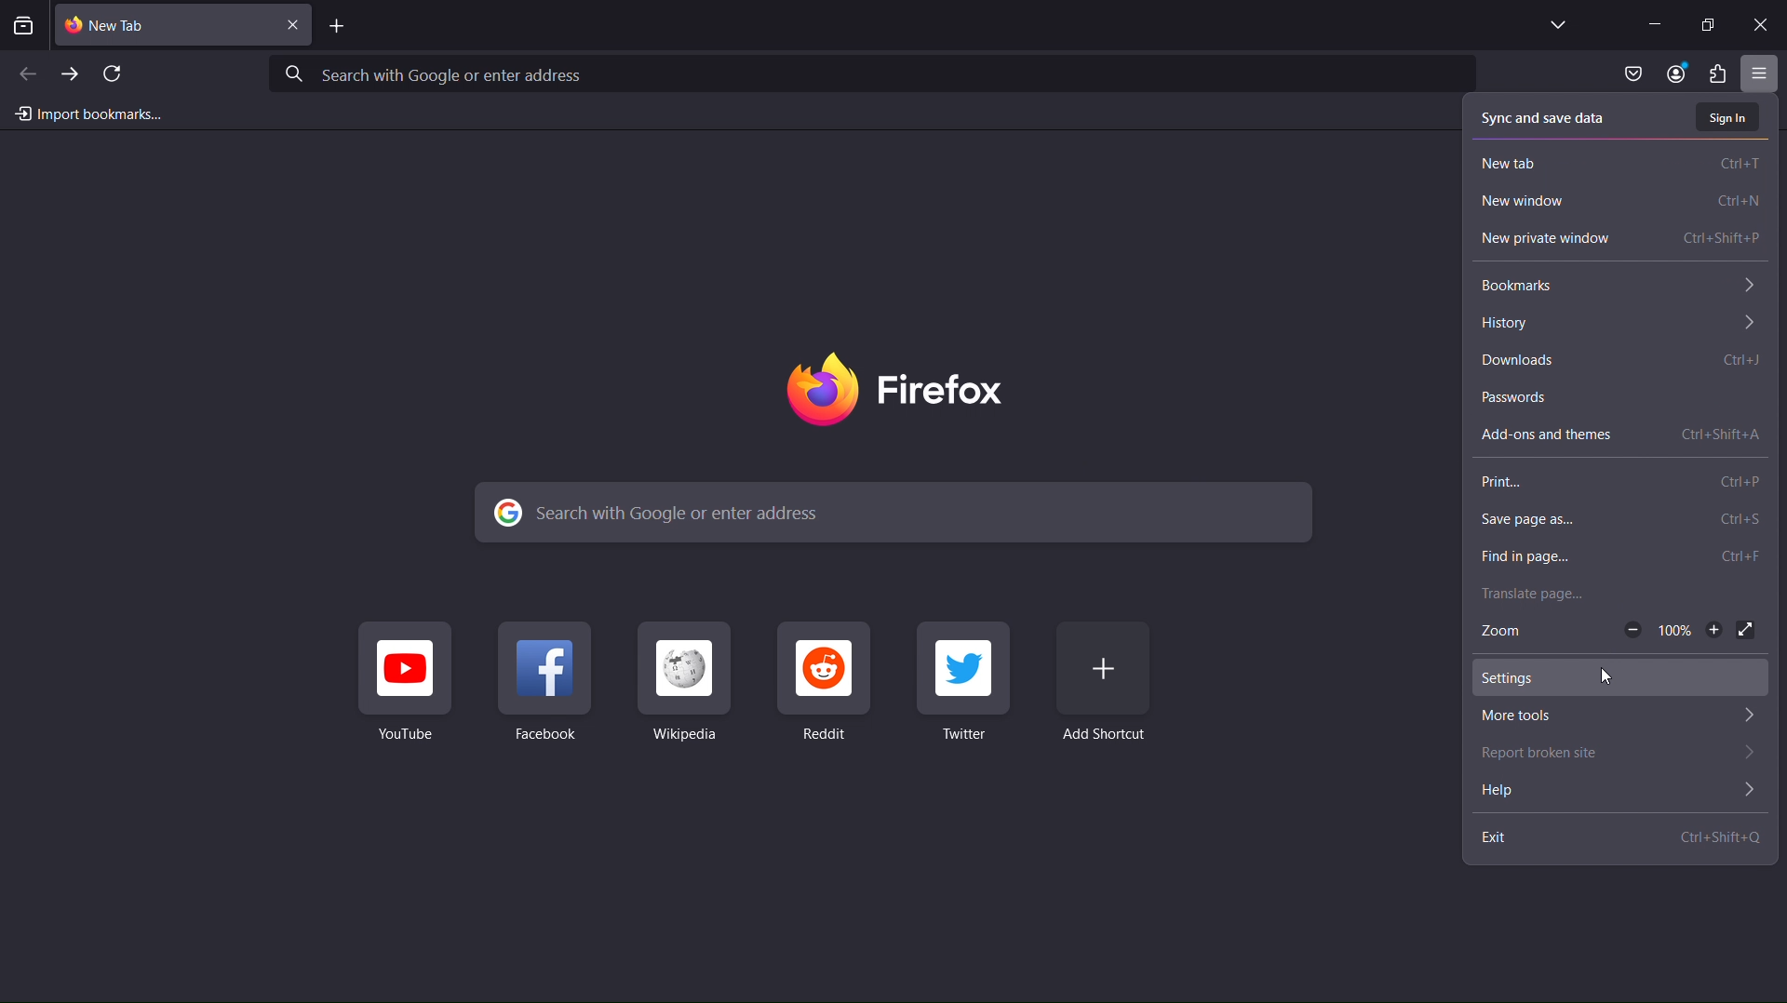 The image size is (1787, 1003). Describe the element at coordinates (1717, 74) in the screenshot. I see `Plugins` at that location.